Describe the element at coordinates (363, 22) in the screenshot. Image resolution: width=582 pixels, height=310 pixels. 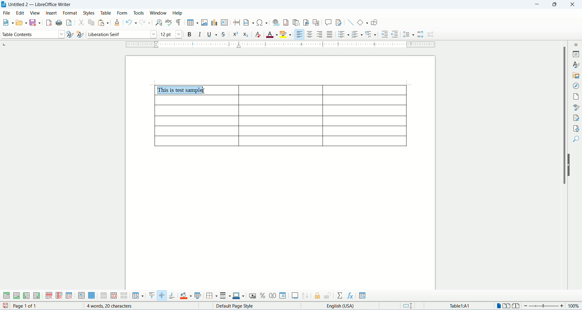
I see `basic shapes` at that location.